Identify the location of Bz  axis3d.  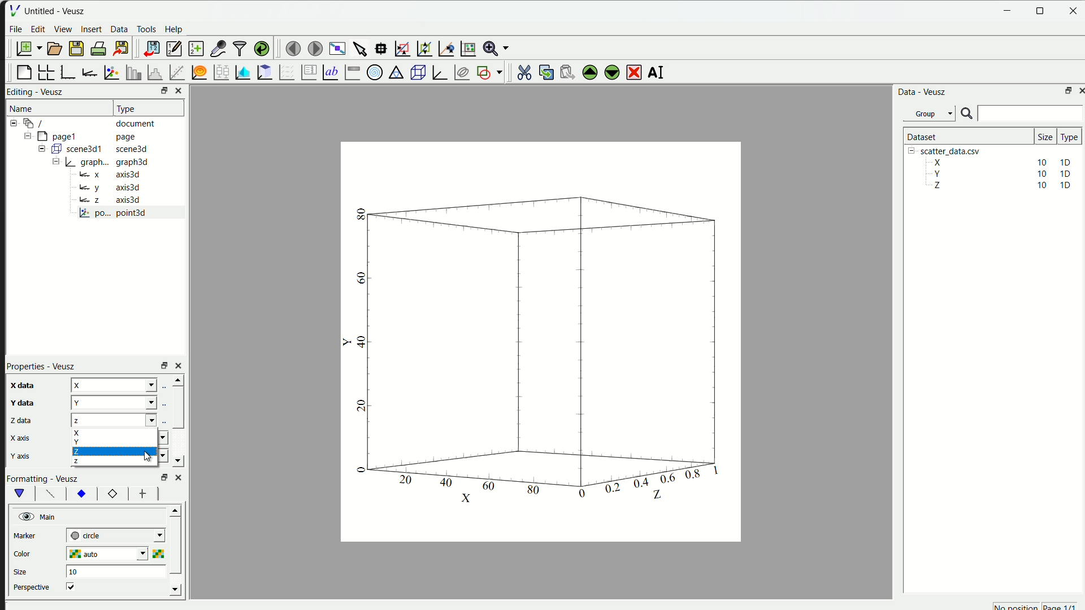
(107, 200).